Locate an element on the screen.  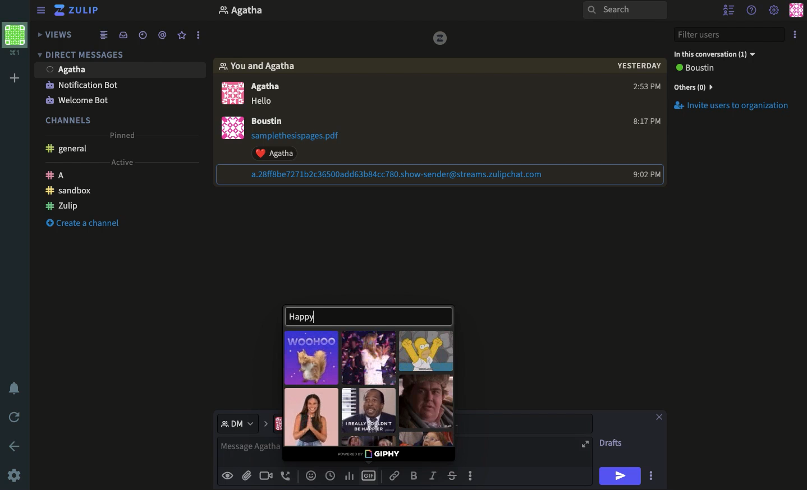
Create a channel is located at coordinates (82, 223).